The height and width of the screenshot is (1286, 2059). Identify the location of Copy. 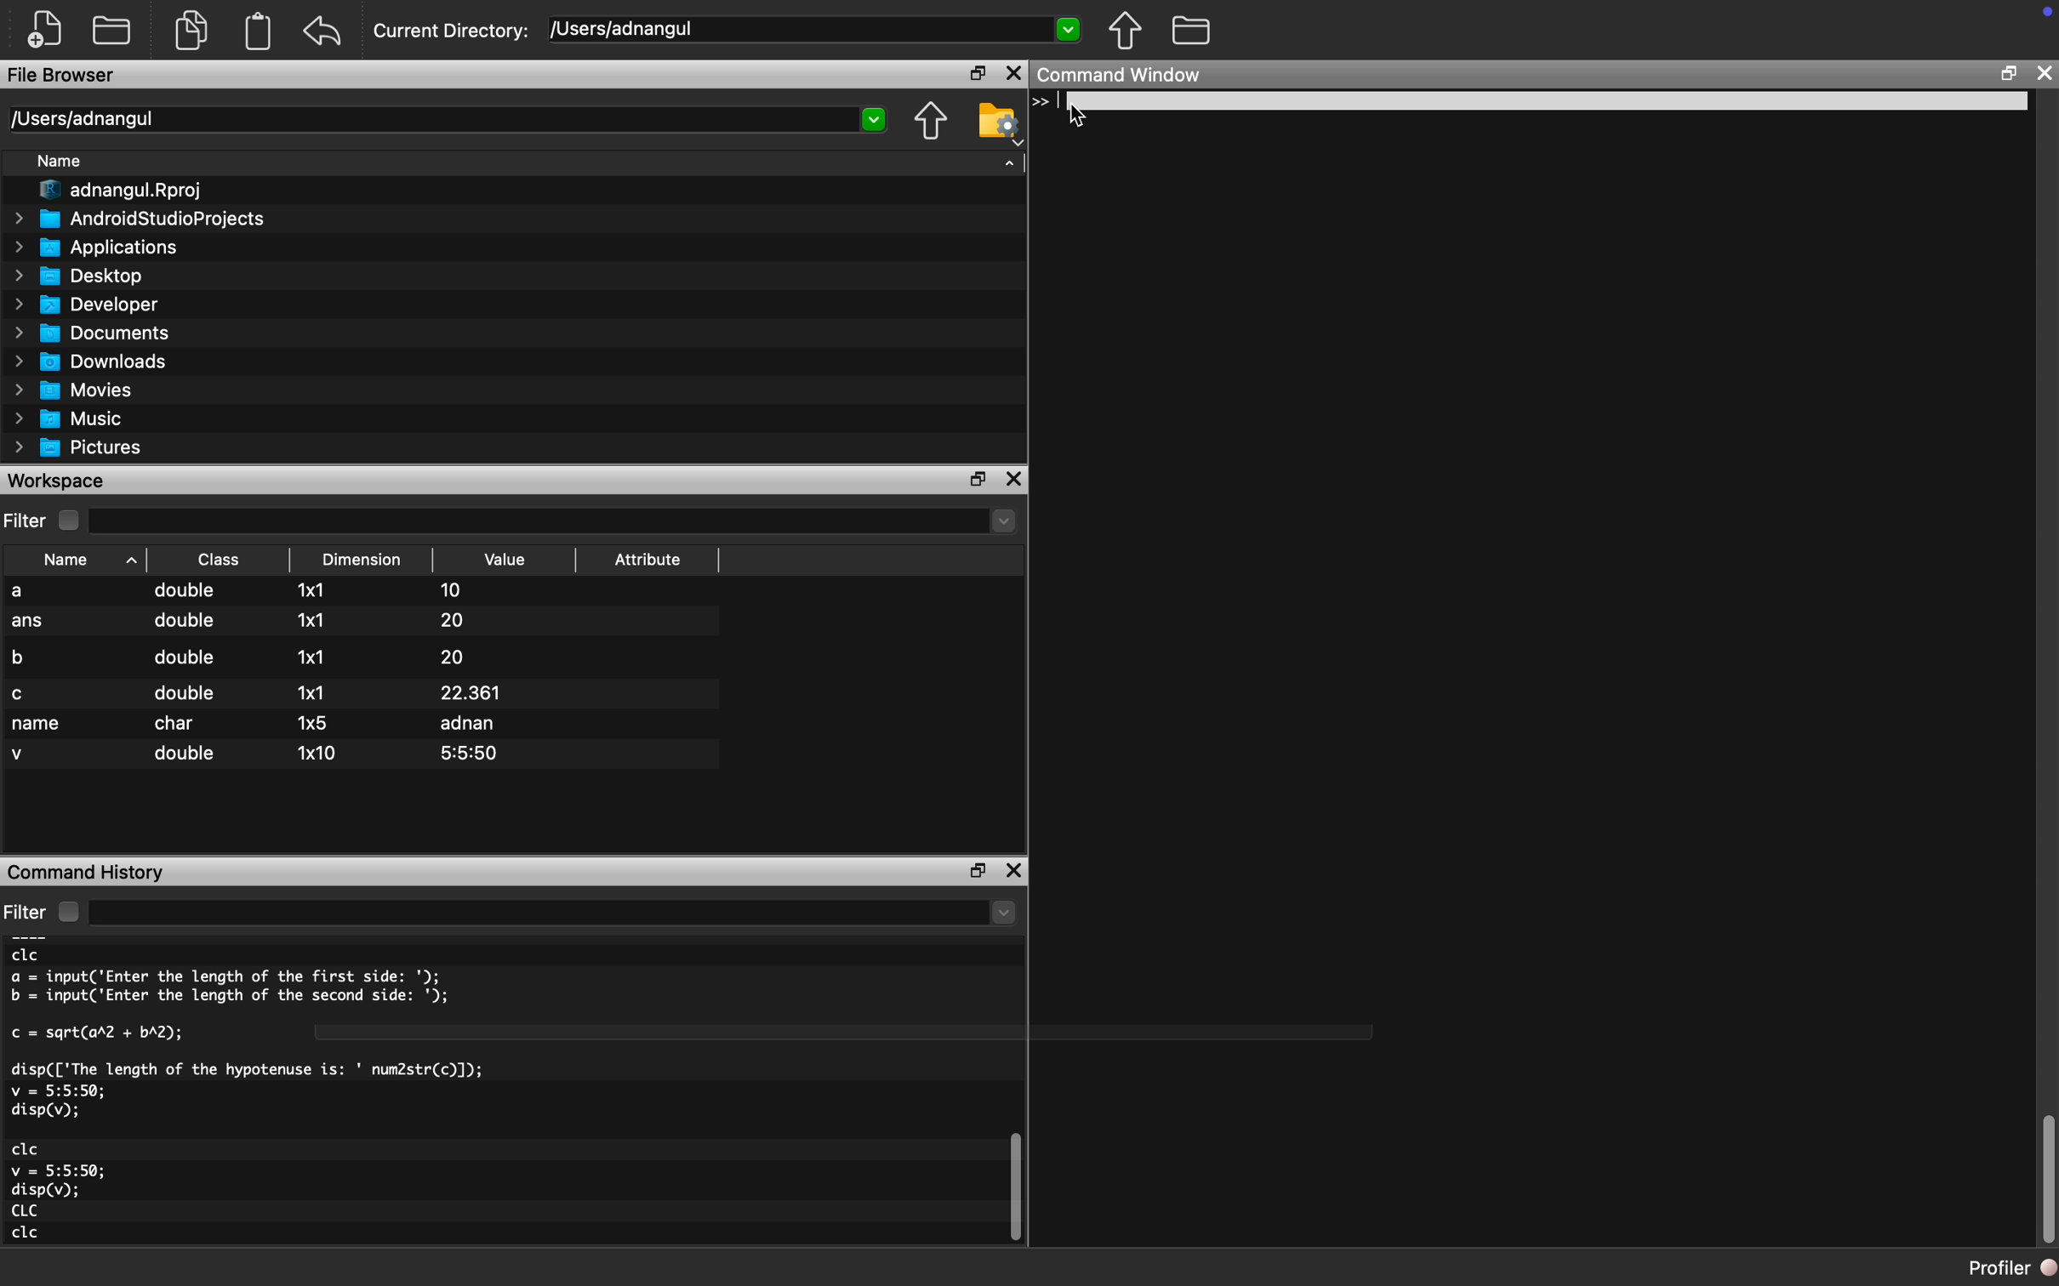
(193, 27).